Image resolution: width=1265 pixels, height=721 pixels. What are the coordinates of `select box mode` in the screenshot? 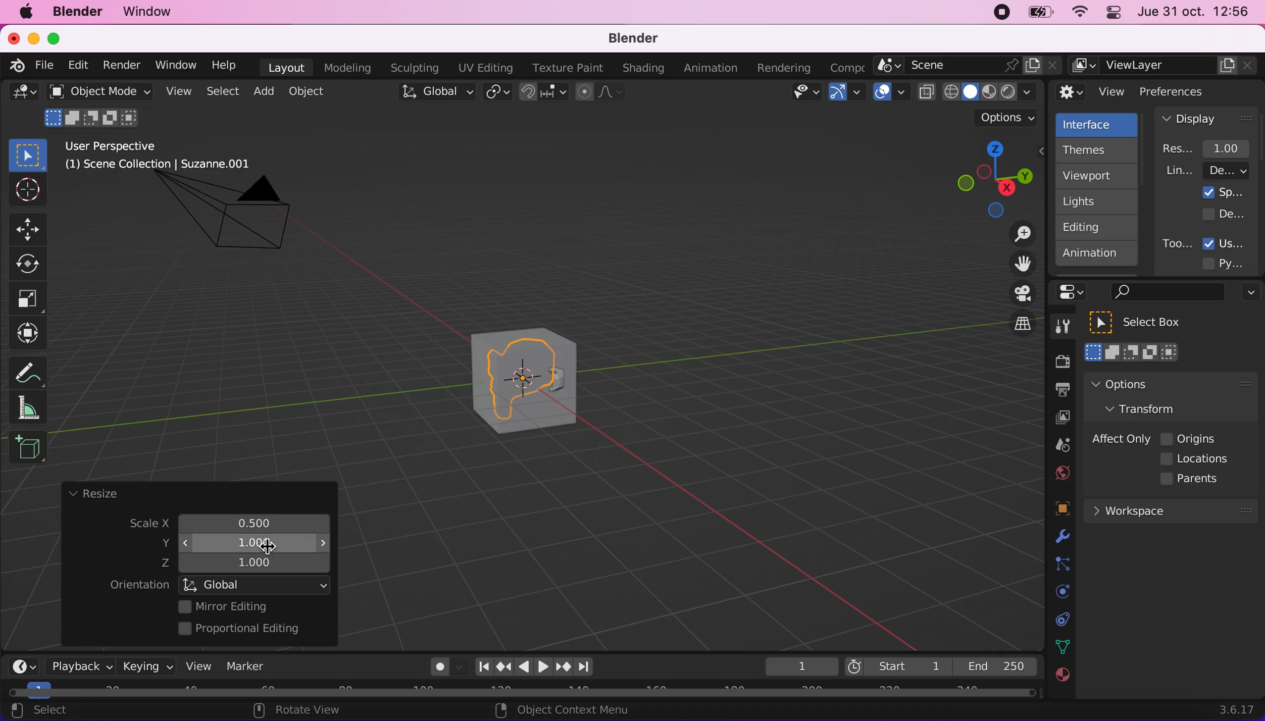 It's located at (1132, 352).